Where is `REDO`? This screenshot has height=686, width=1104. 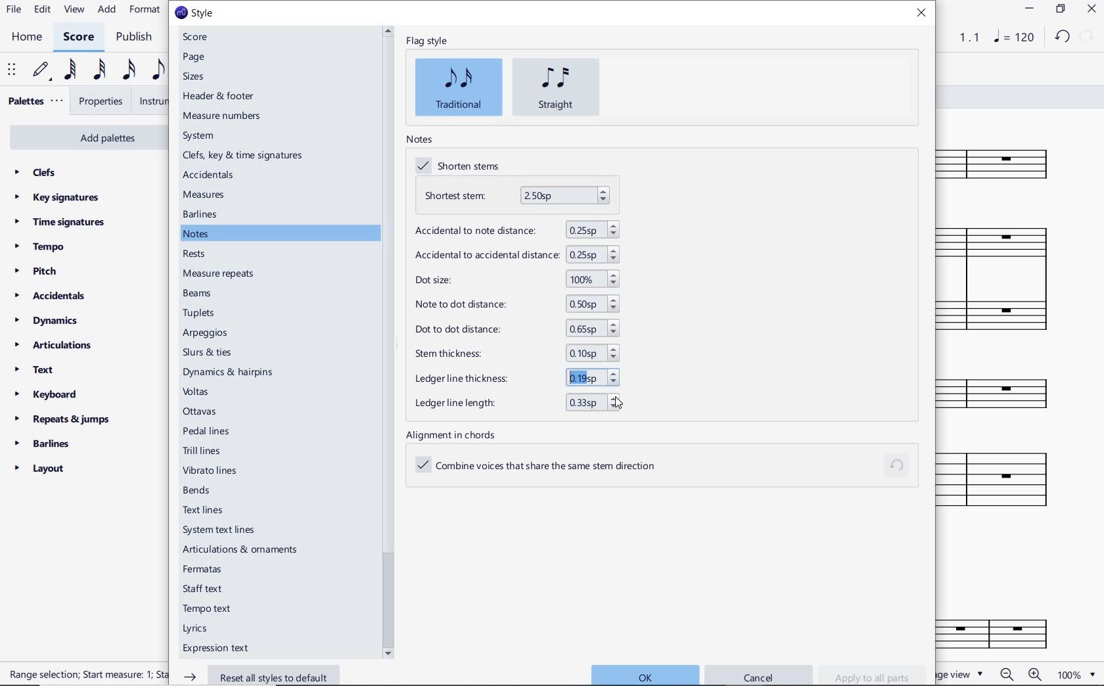
REDO is located at coordinates (1088, 37).